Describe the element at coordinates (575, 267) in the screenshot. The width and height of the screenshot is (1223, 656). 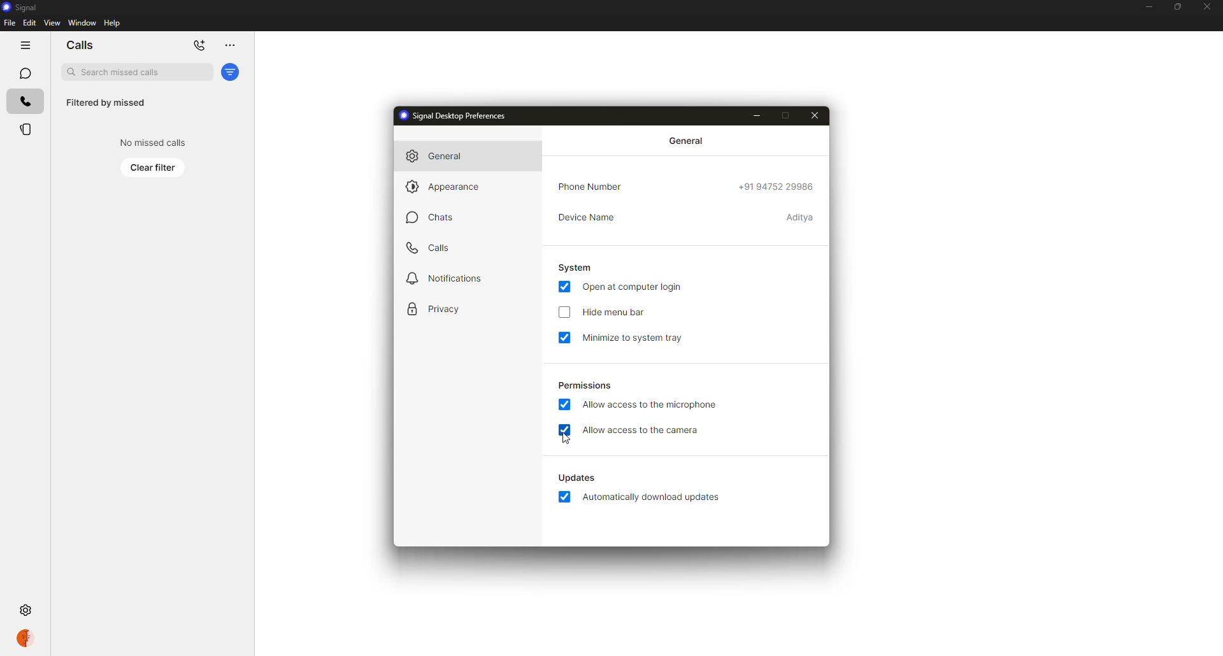
I see `system` at that location.